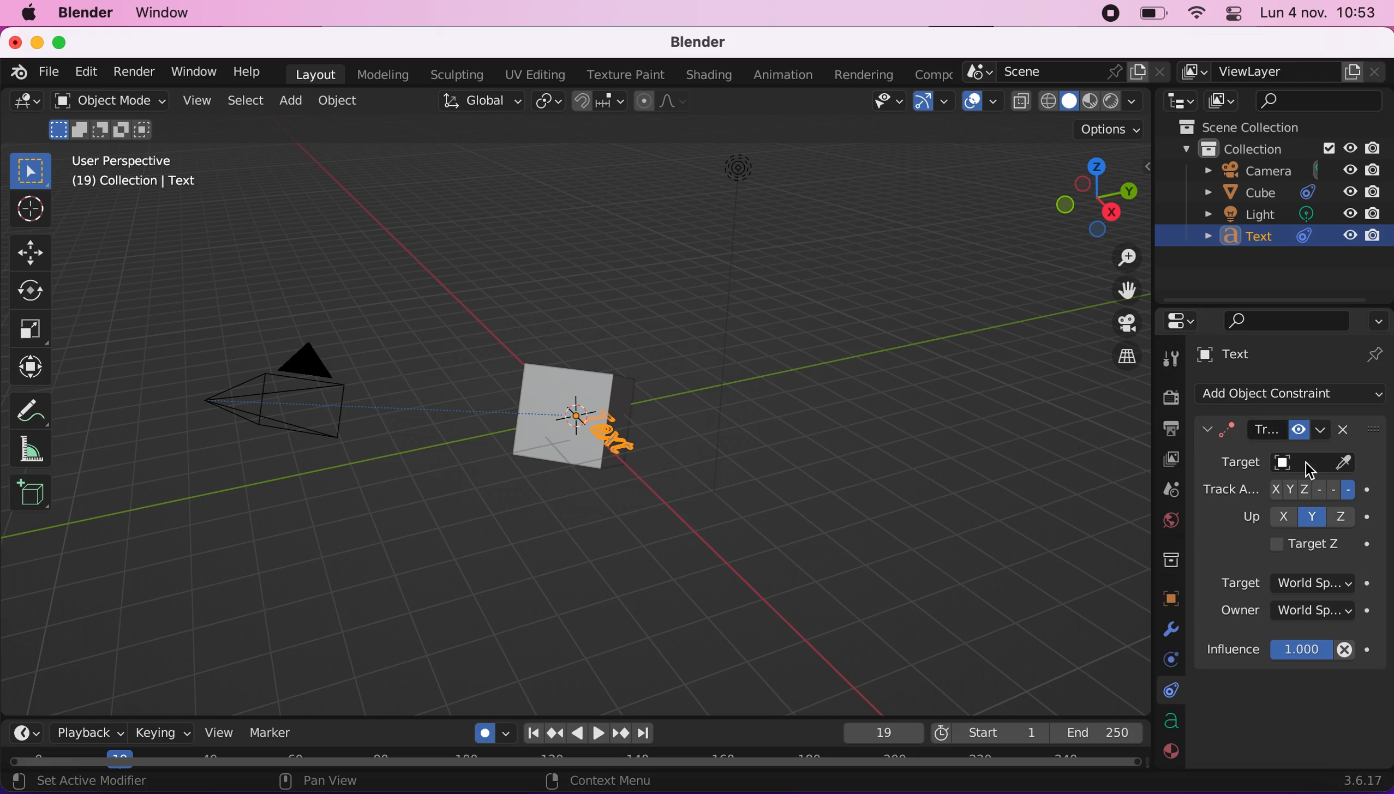 The image size is (1394, 794). Describe the element at coordinates (252, 73) in the screenshot. I see `help` at that location.